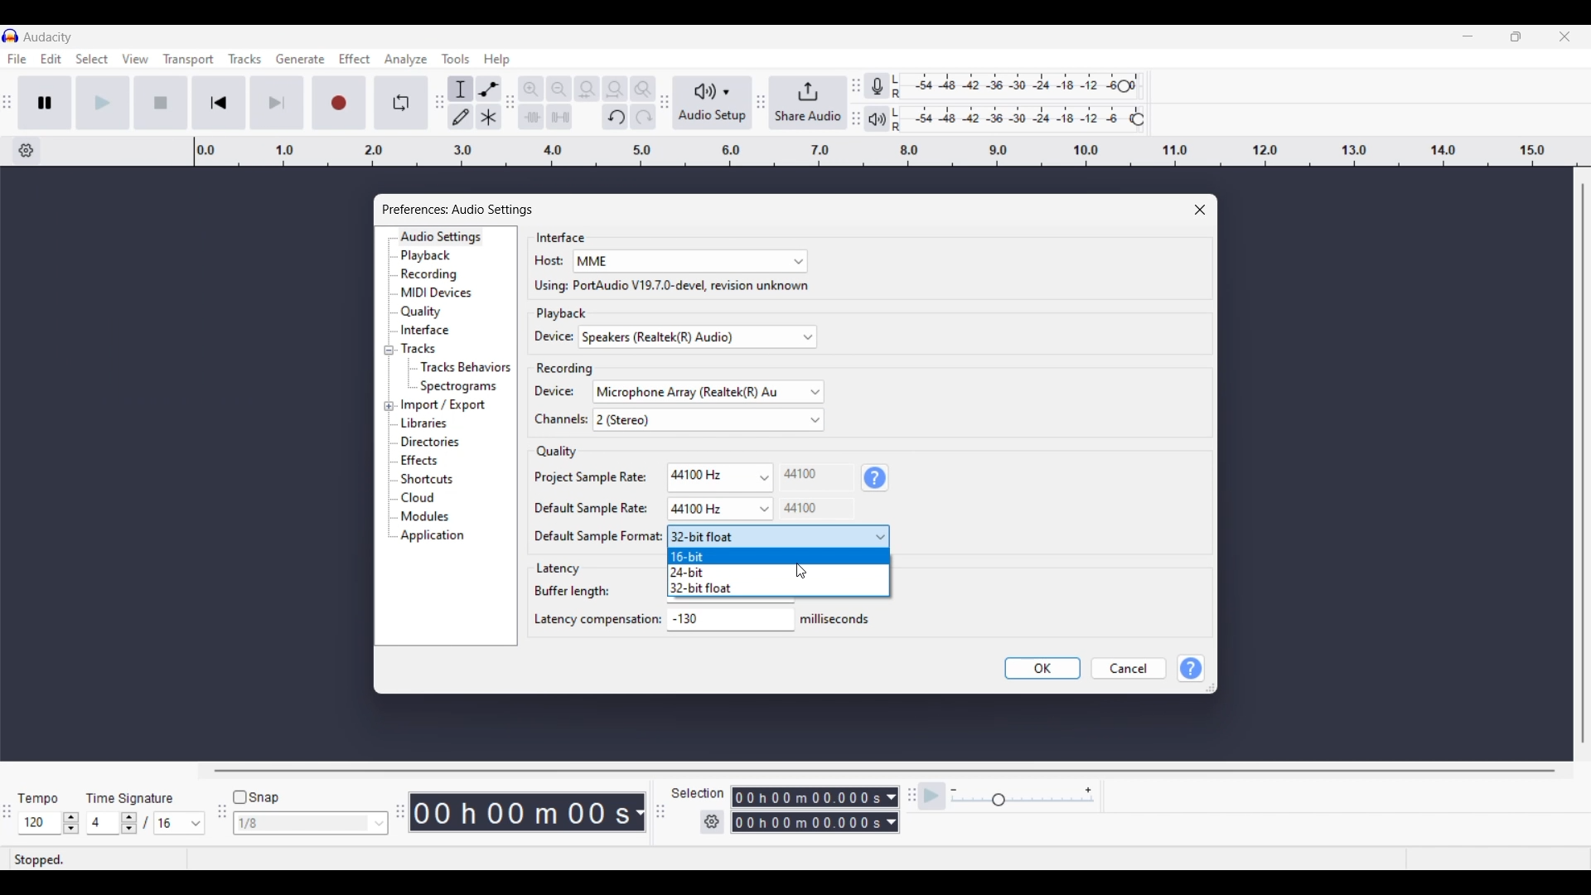  Describe the element at coordinates (640, 812) in the screenshot. I see `Metrics to calculate recording` at that location.